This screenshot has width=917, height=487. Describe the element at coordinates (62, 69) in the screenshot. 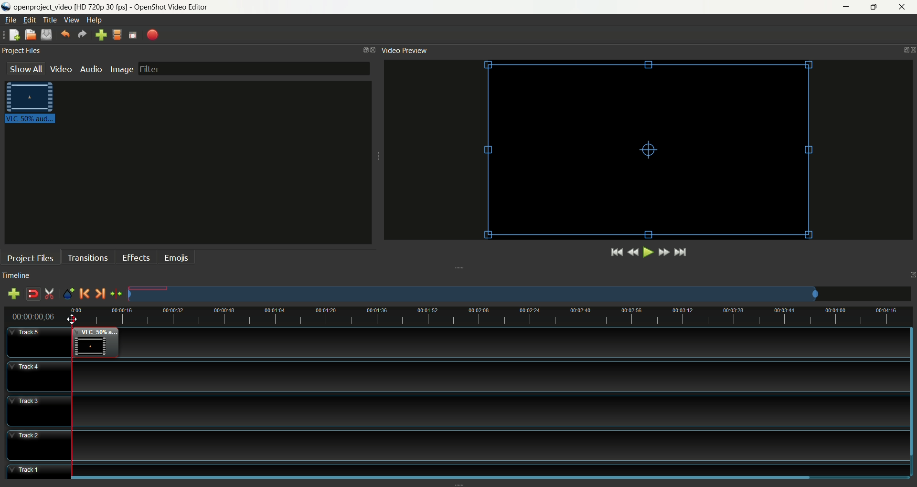

I see `video` at that location.